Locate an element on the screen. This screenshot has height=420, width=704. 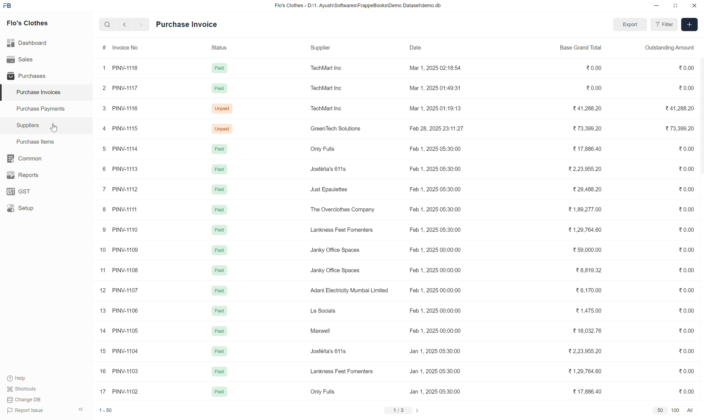
GreenTech Solutions is located at coordinates (334, 128).